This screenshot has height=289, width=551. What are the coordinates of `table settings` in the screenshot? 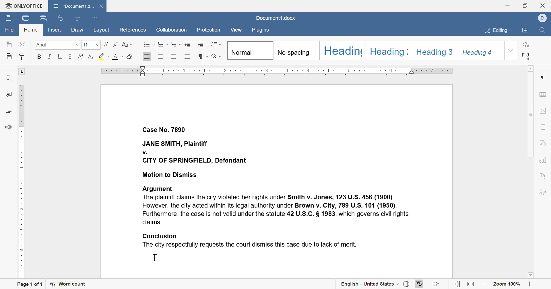 It's located at (543, 95).